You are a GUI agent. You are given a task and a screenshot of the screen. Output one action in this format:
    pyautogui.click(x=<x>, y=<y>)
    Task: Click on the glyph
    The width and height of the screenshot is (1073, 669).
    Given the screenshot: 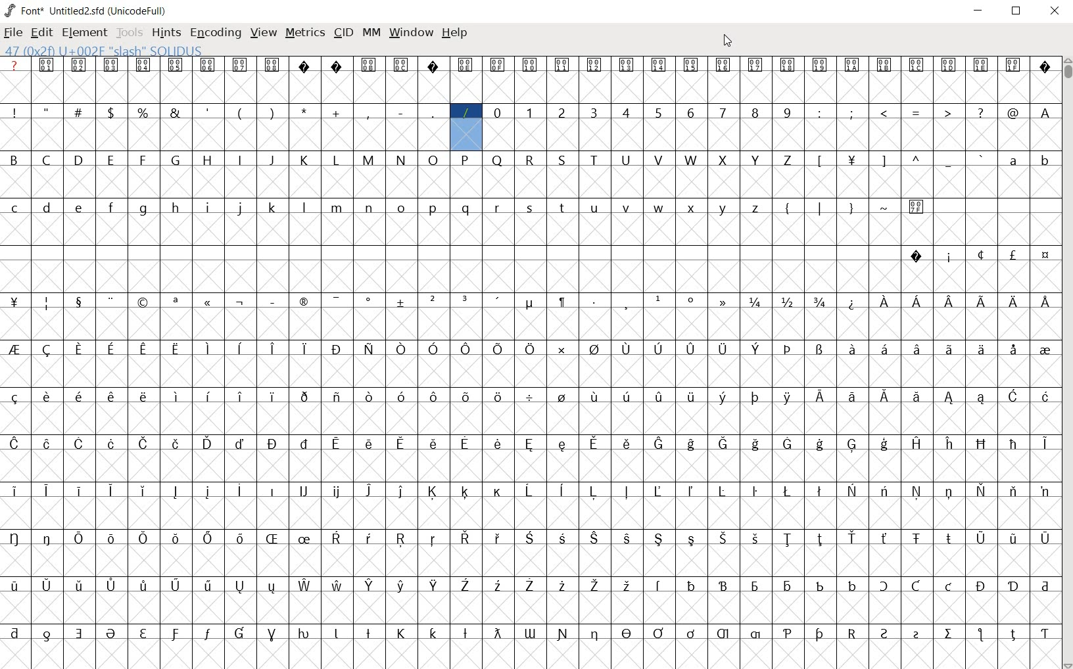 What is the action you would take?
    pyautogui.click(x=208, y=66)
    